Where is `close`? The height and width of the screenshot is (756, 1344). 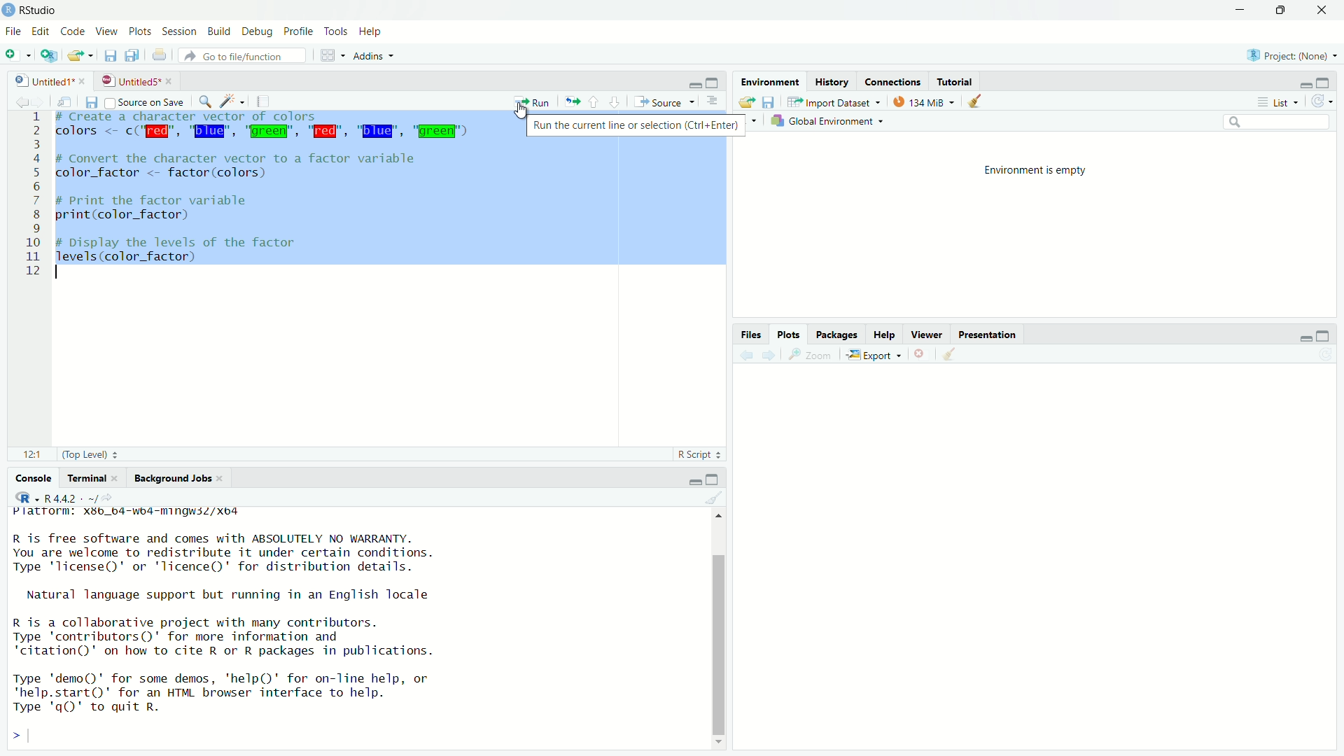
close is located at coordinates (1324, 9).